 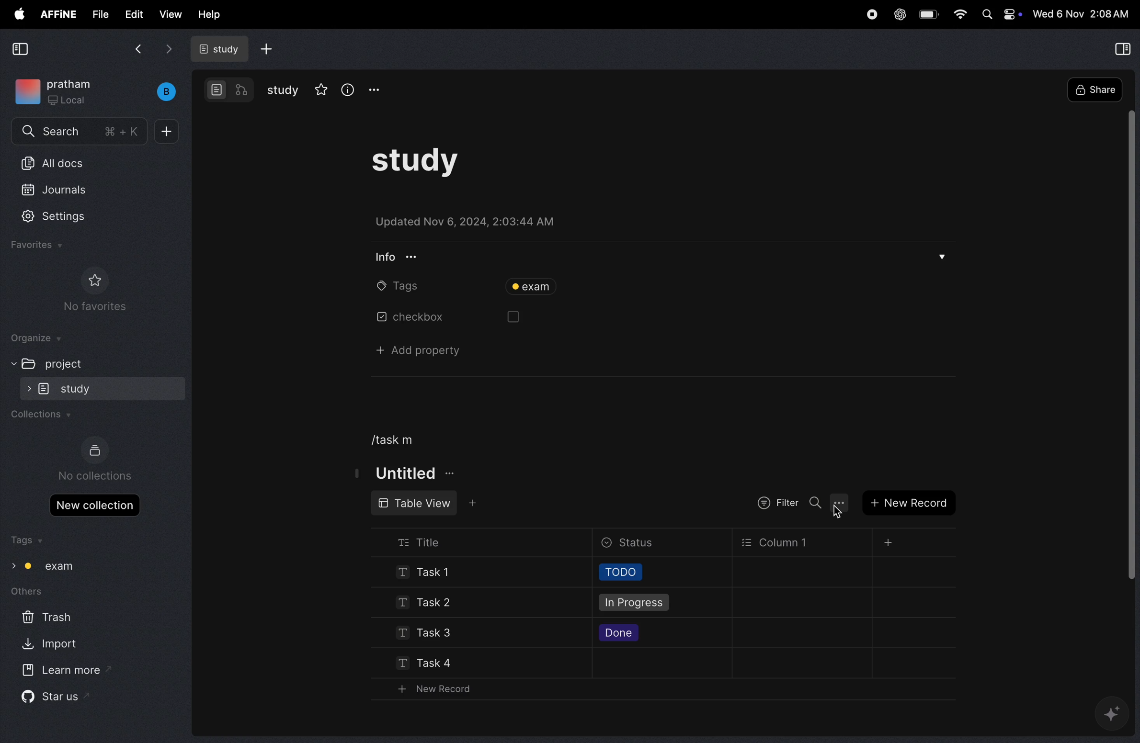 I want to click on star, so click(x=319, y=90).